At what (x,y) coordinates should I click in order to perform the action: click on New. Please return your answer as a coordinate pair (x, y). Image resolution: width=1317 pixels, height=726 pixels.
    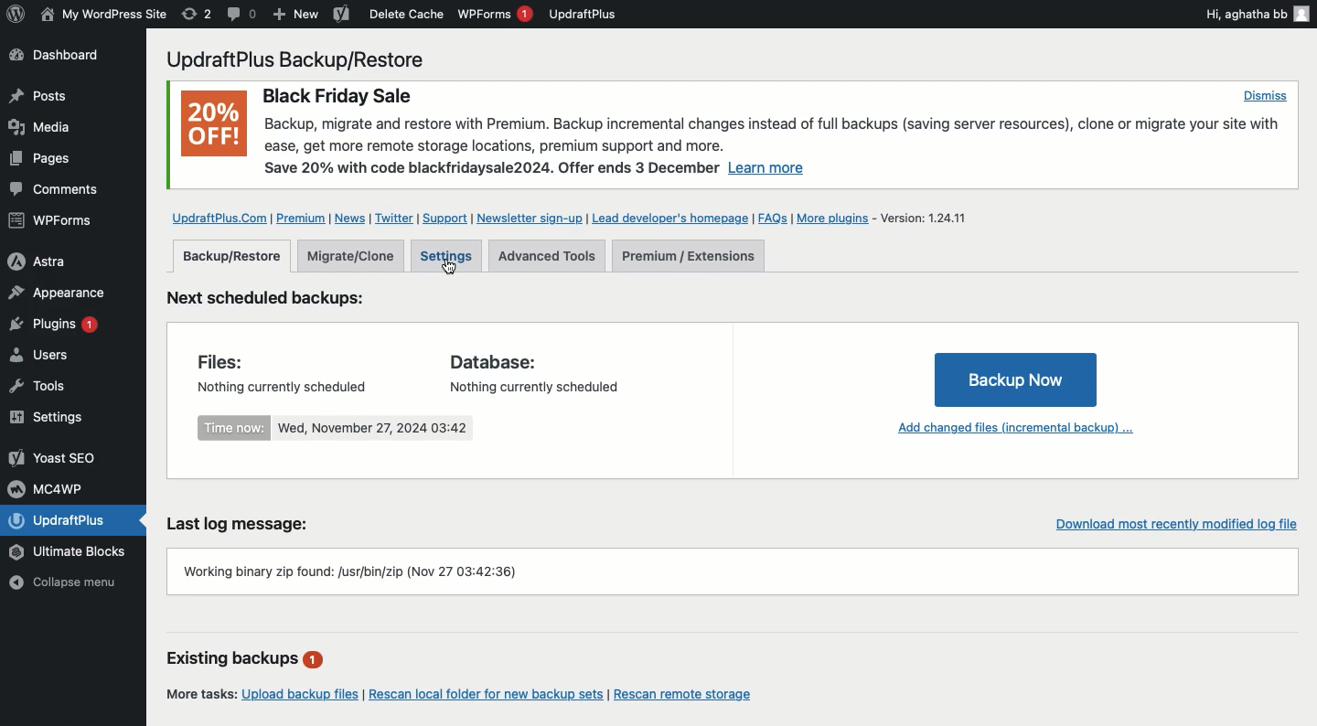
    Looking at the image, I should click on (296, 16).